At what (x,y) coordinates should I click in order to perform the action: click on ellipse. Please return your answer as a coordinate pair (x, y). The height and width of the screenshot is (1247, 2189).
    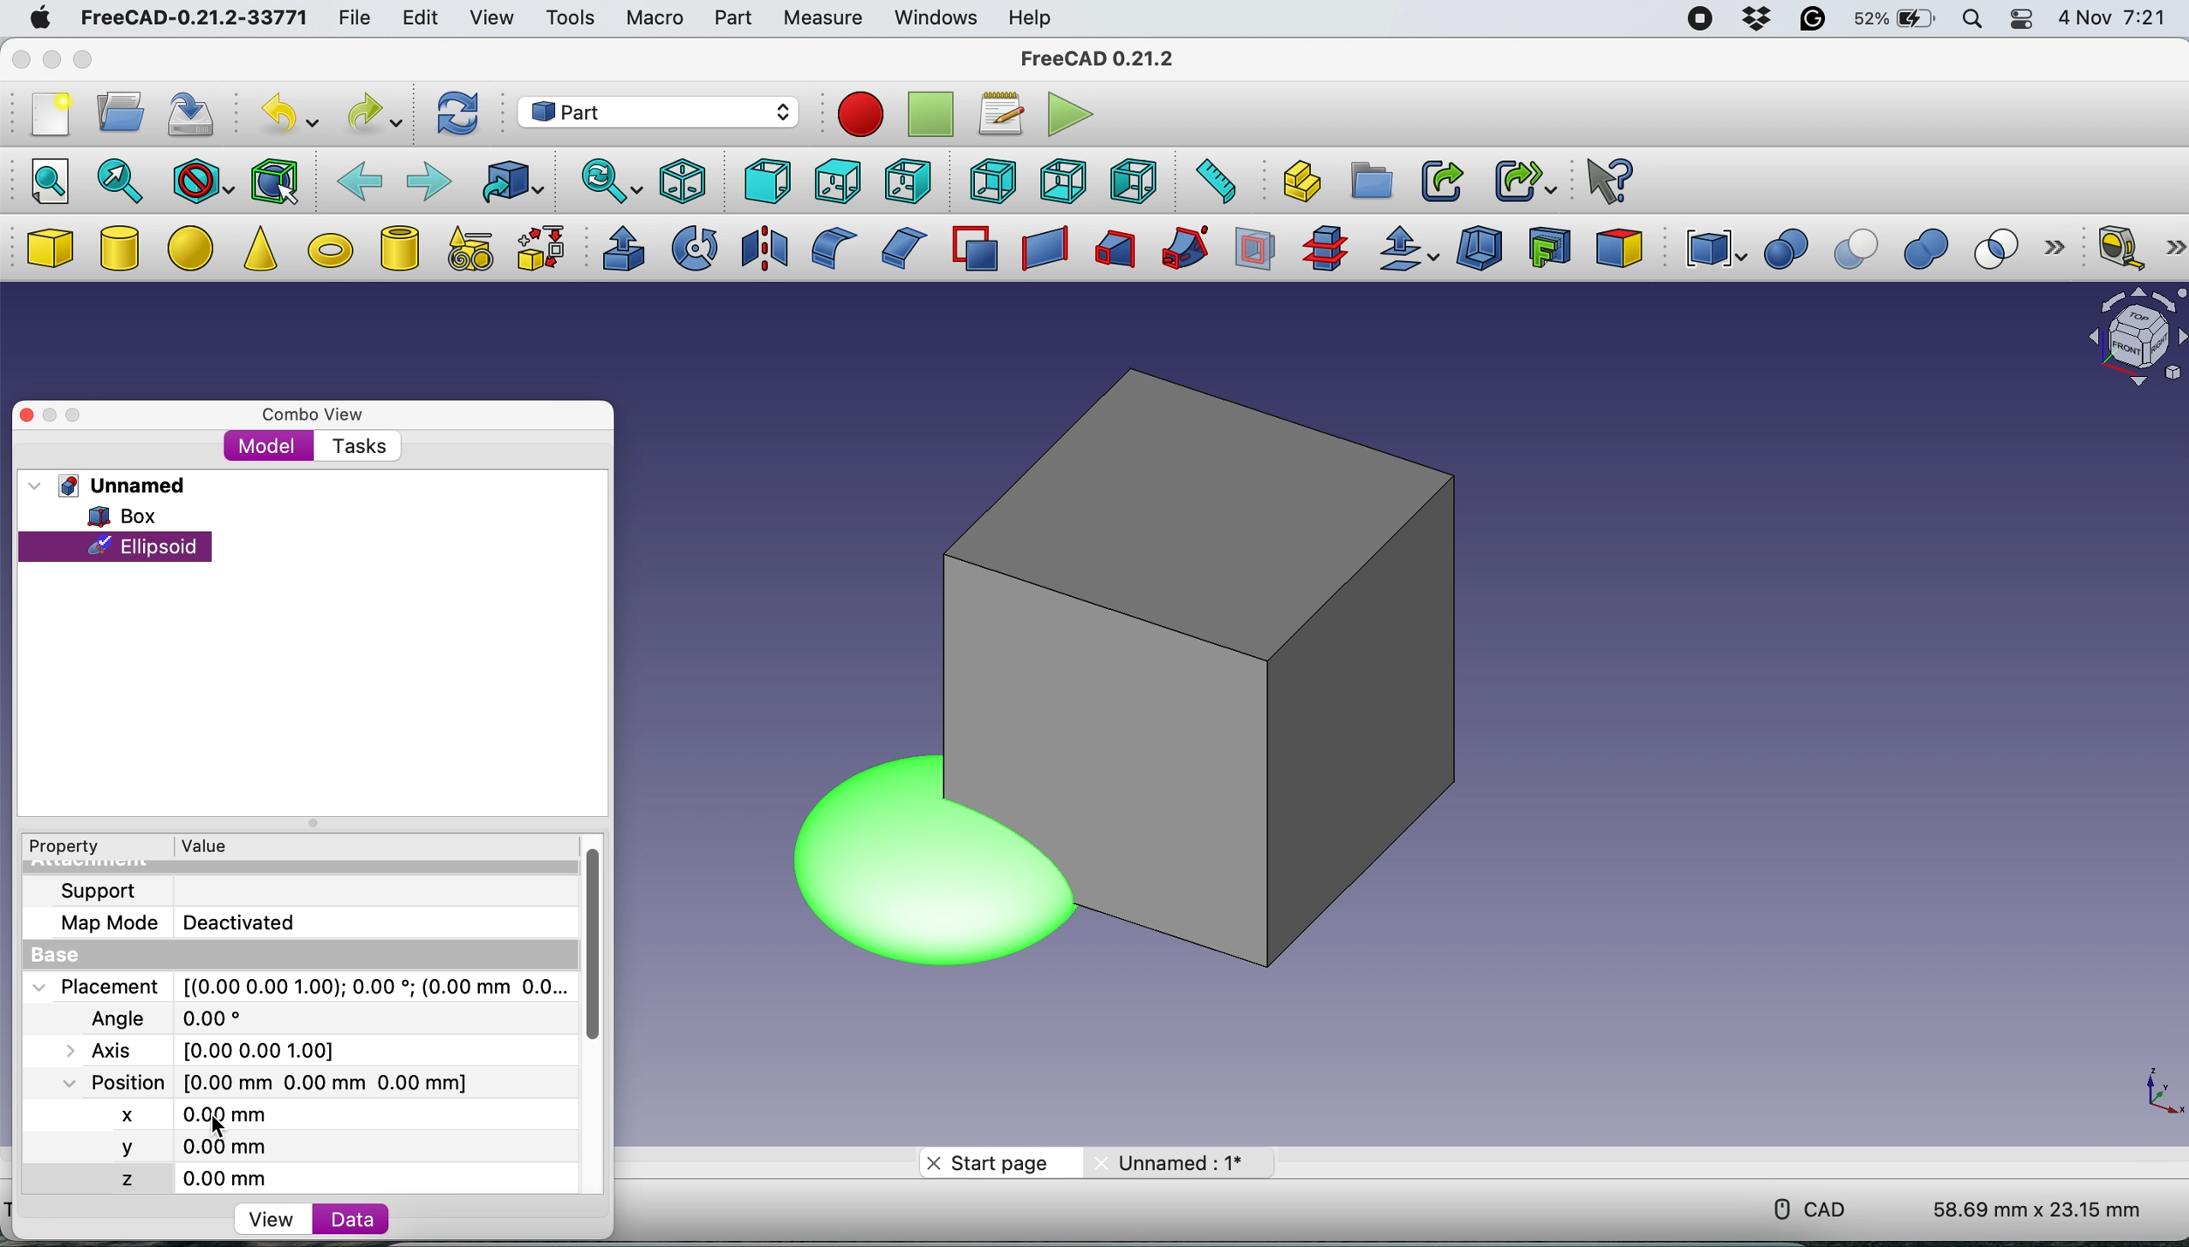
    Looking at the image, I should click on (194, 246).